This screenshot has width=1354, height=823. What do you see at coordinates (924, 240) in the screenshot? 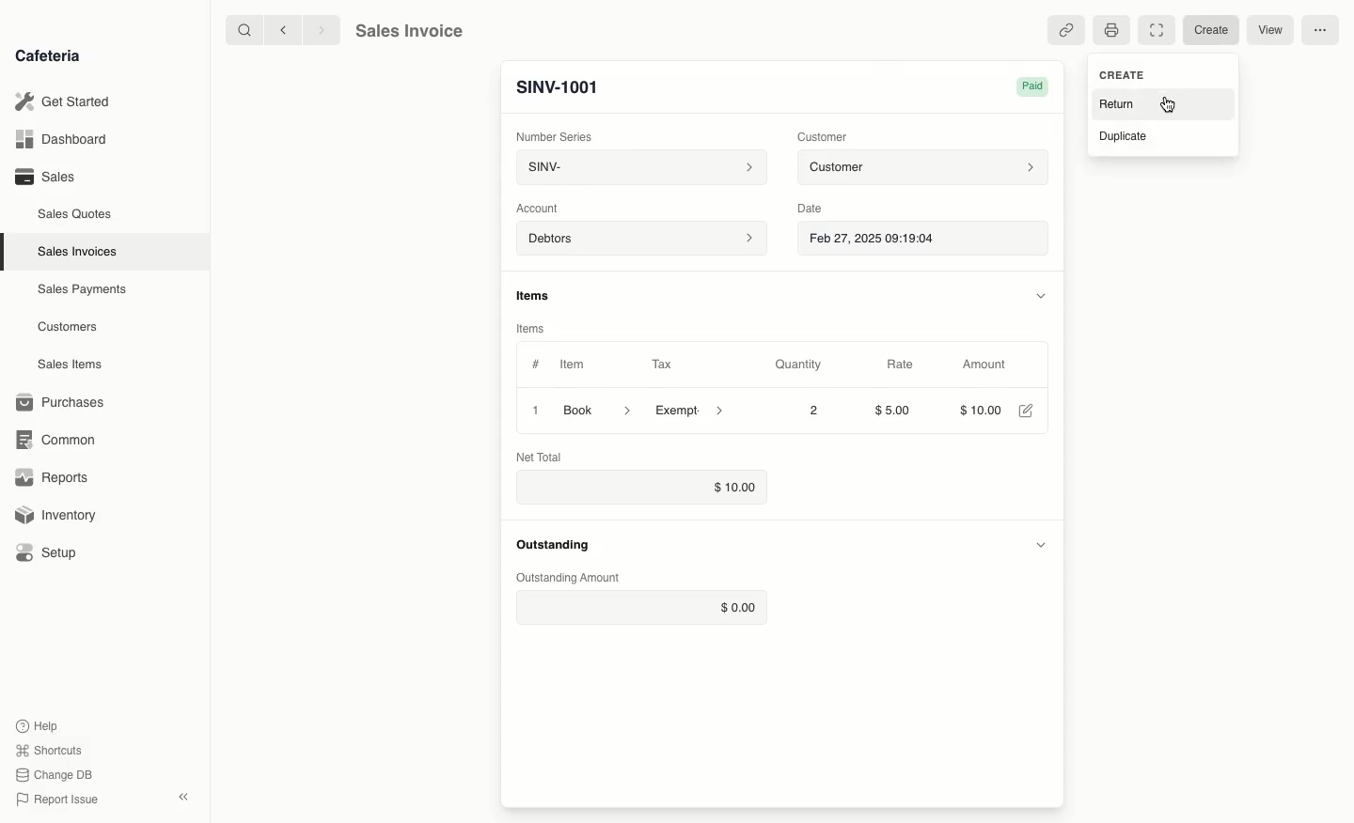
I see `Feb 27, 2025 09:19:04` at bounding box center [924, 240].